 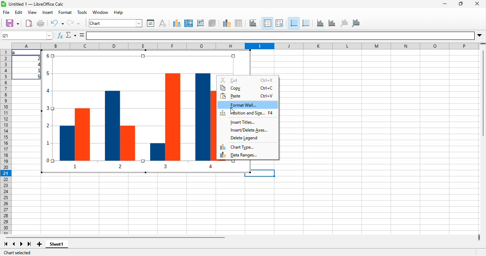 What do you see at coordinates (212, 24) in the screenshot?
I see `3d view` at bounding box center [212, 24].